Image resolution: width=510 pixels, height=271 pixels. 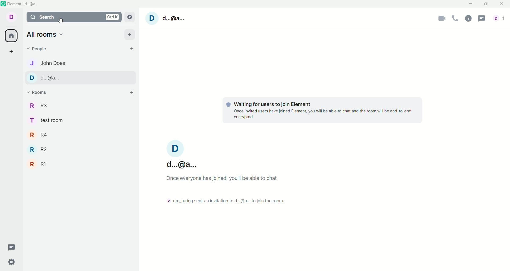 What do you see at coordinates (37, 93) in the screenshot?
I see `rooms` at bounding box center [37, 93].